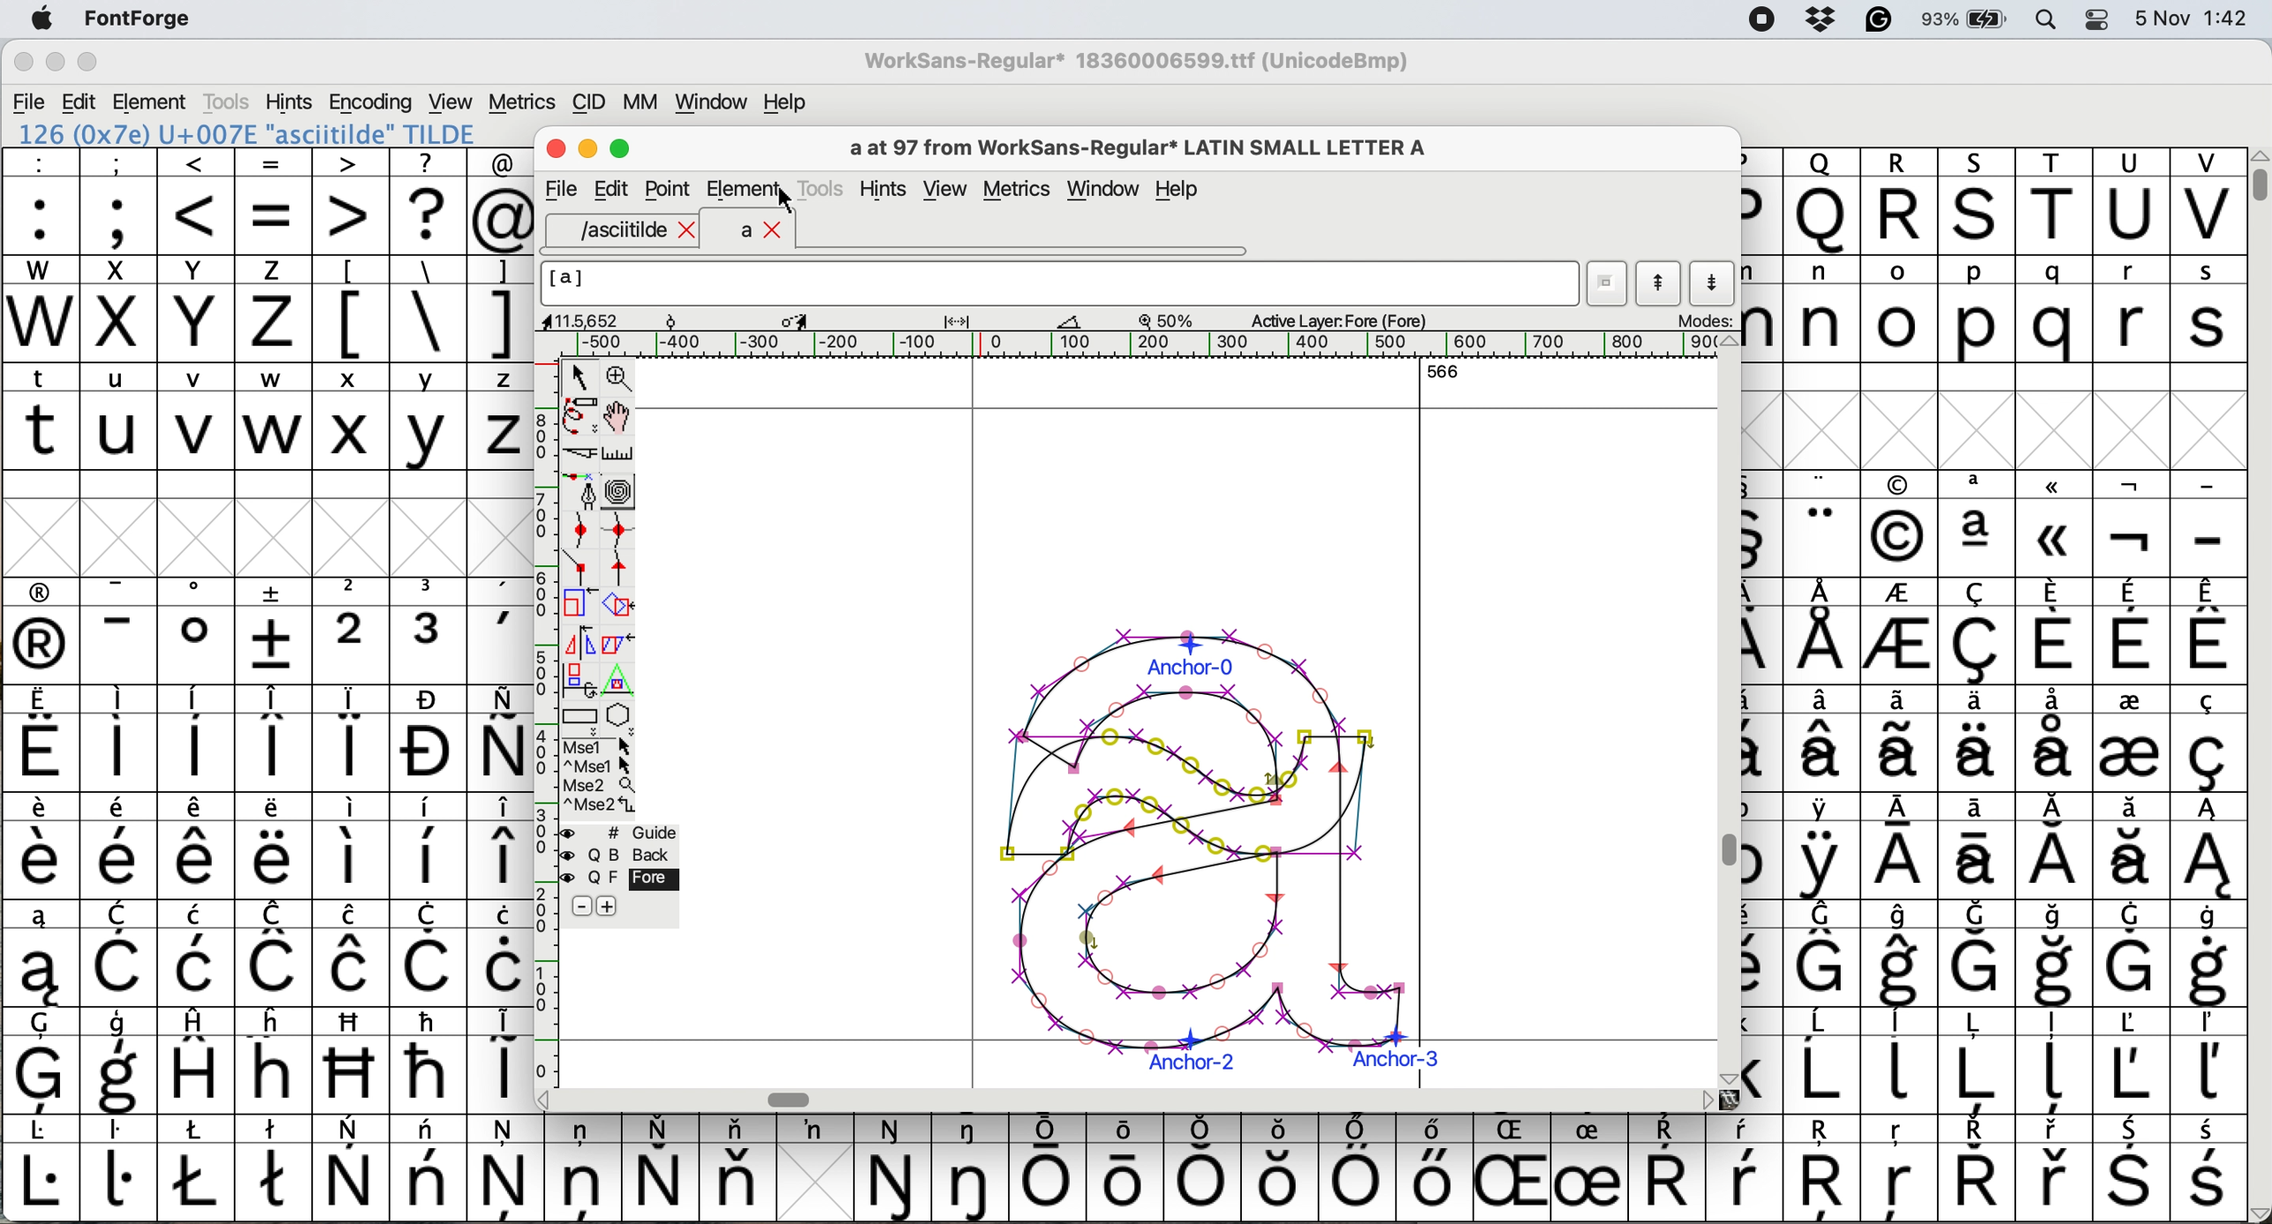 This screenshot has height=1224, width=2272. I want to click on minimise, so click(53, 63).